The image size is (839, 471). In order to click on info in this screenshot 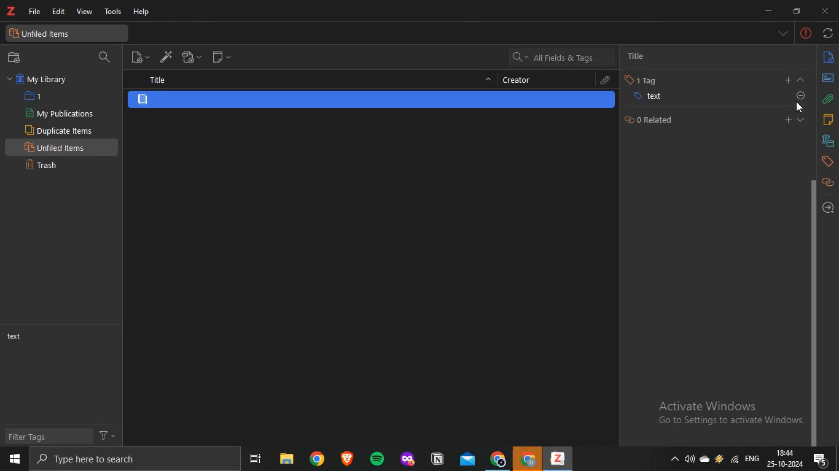, I will do `click(829, 58)`.